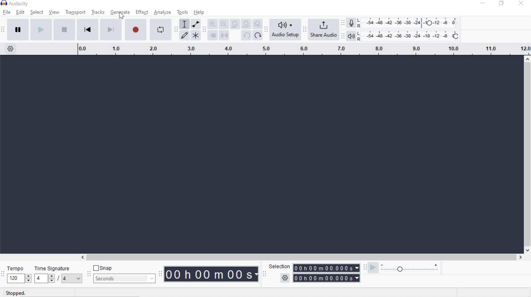 This screenshot has width=531, height=297. Describe the element at coordinates (323, 29) in the screenshot. I see `Share audio` at that location.